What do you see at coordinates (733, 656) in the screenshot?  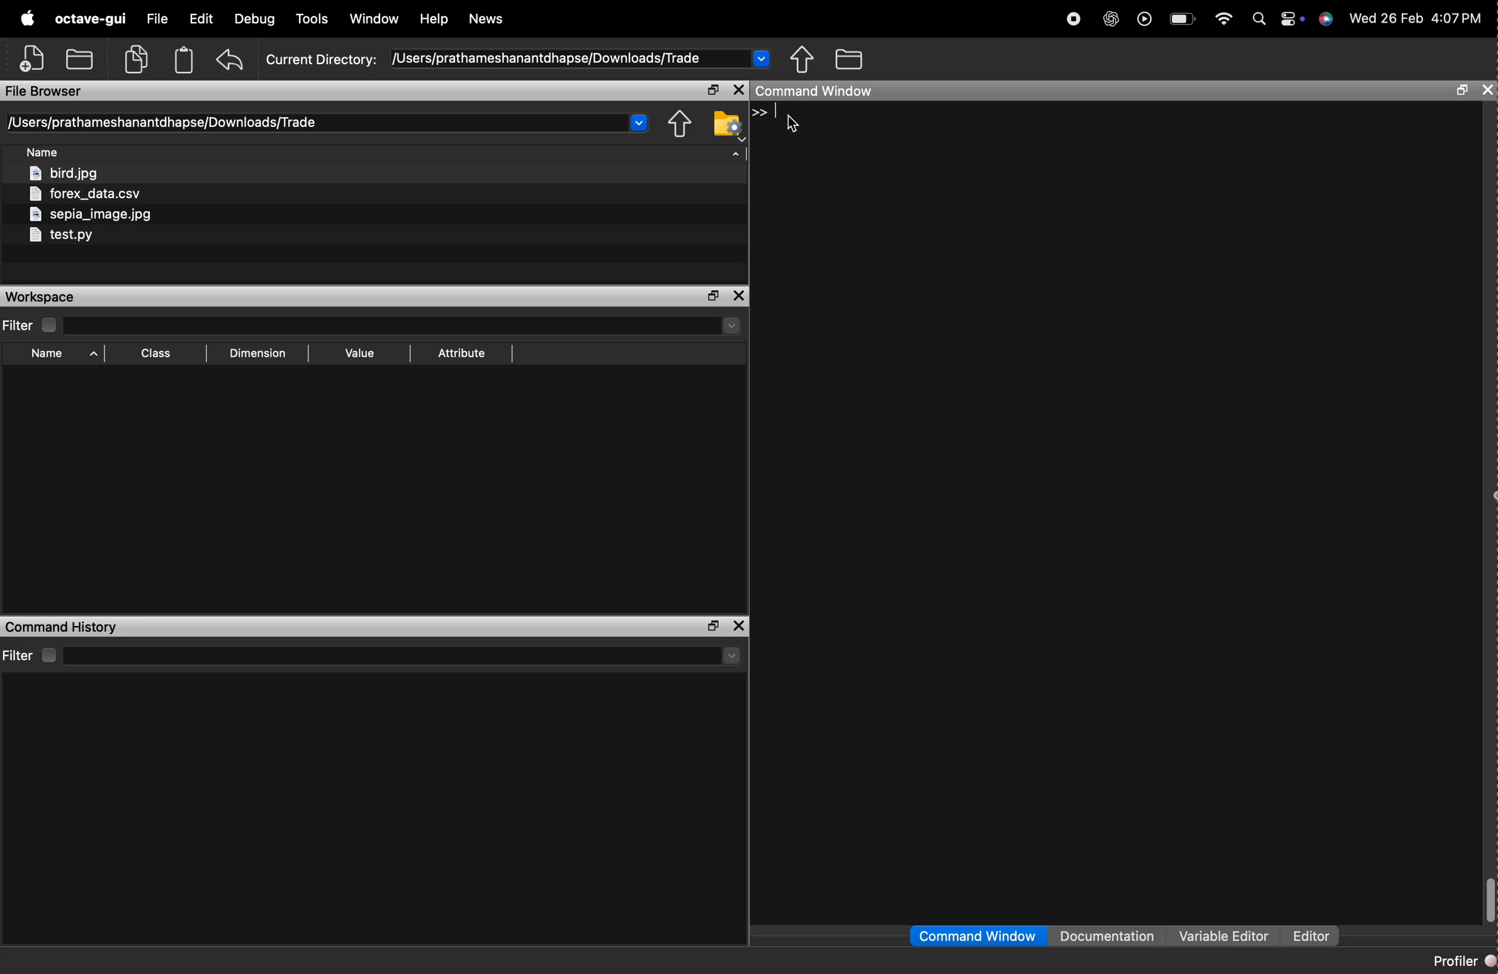 I see `Drop-down ` at bounding box center [733, 656].